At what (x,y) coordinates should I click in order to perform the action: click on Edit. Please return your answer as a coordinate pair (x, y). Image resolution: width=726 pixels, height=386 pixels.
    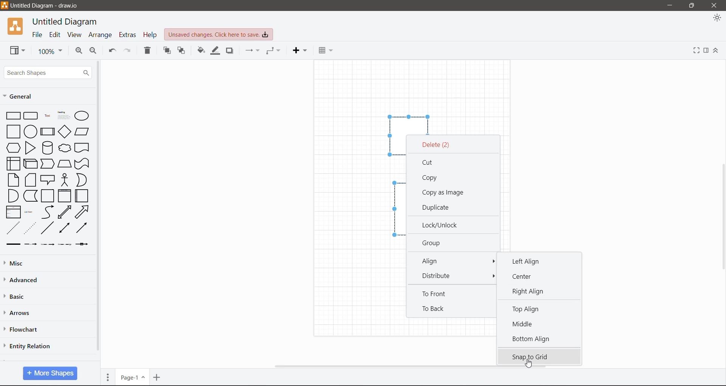
    Looking at the image, I should click on (55, 35).